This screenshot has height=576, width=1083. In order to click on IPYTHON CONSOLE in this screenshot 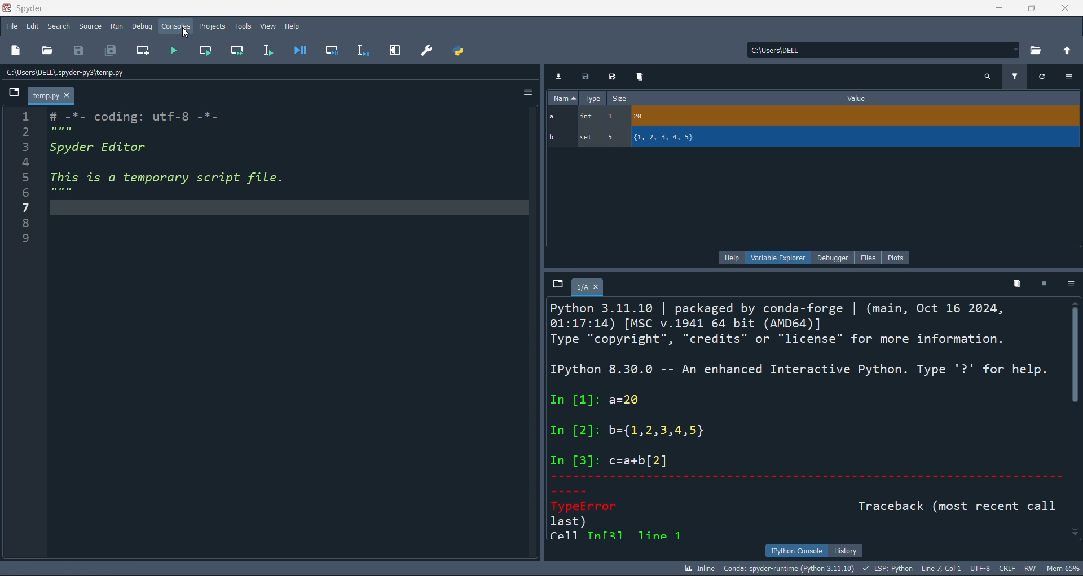, I will do `click(796, 549)`.